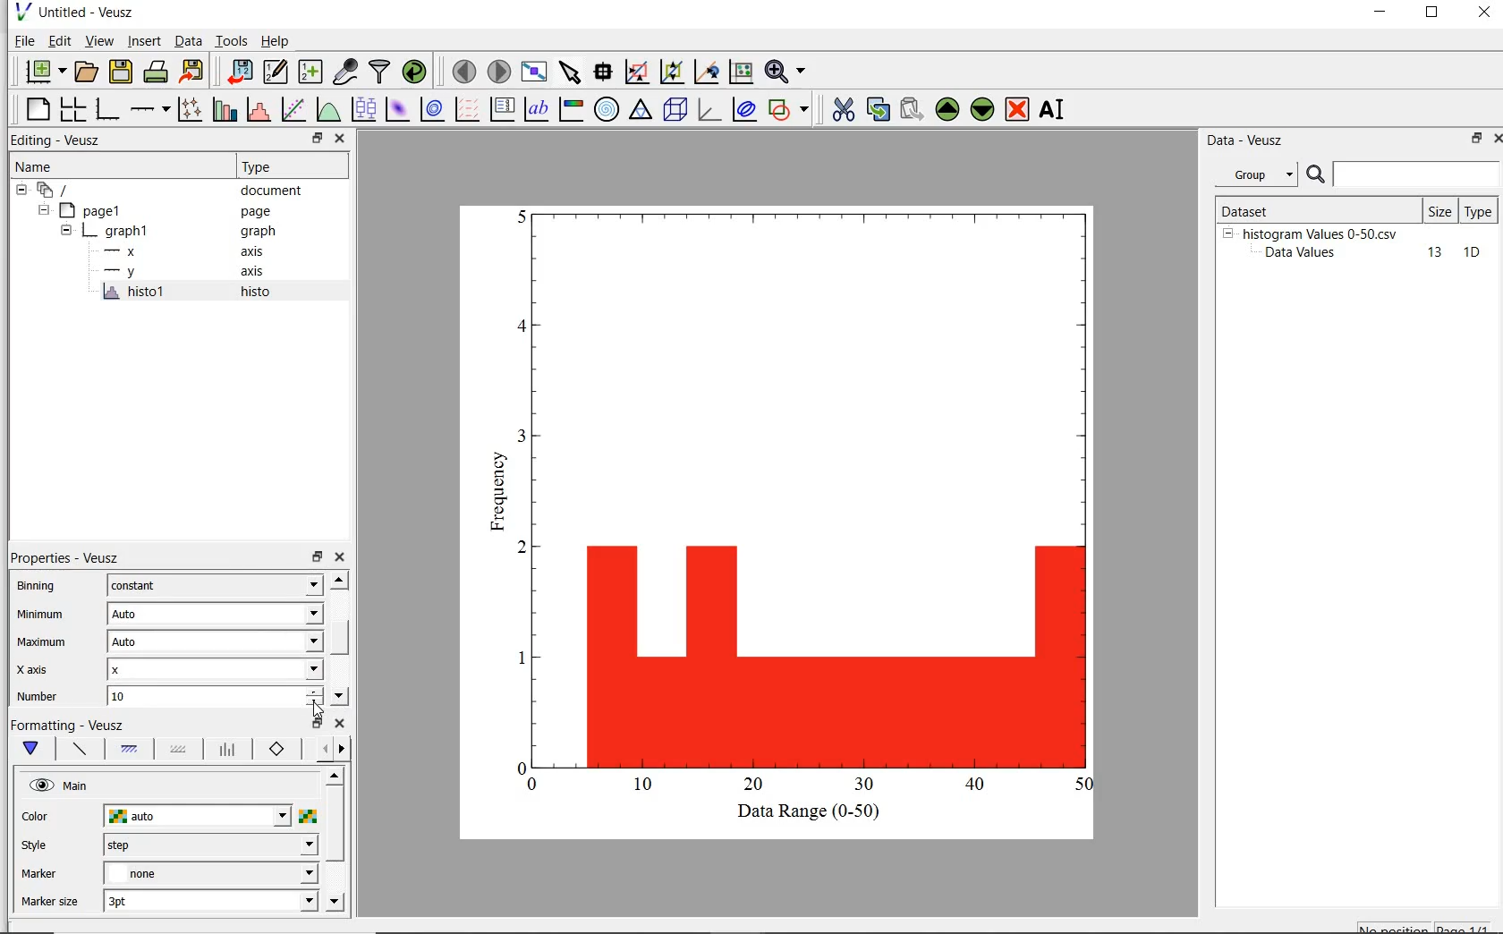 The width and height of the screenshot is (1503, 934). What do you see at coordinates (946, 110) in the screenshot?
I see `move up the selected widget` at bounding box center [946, 110].